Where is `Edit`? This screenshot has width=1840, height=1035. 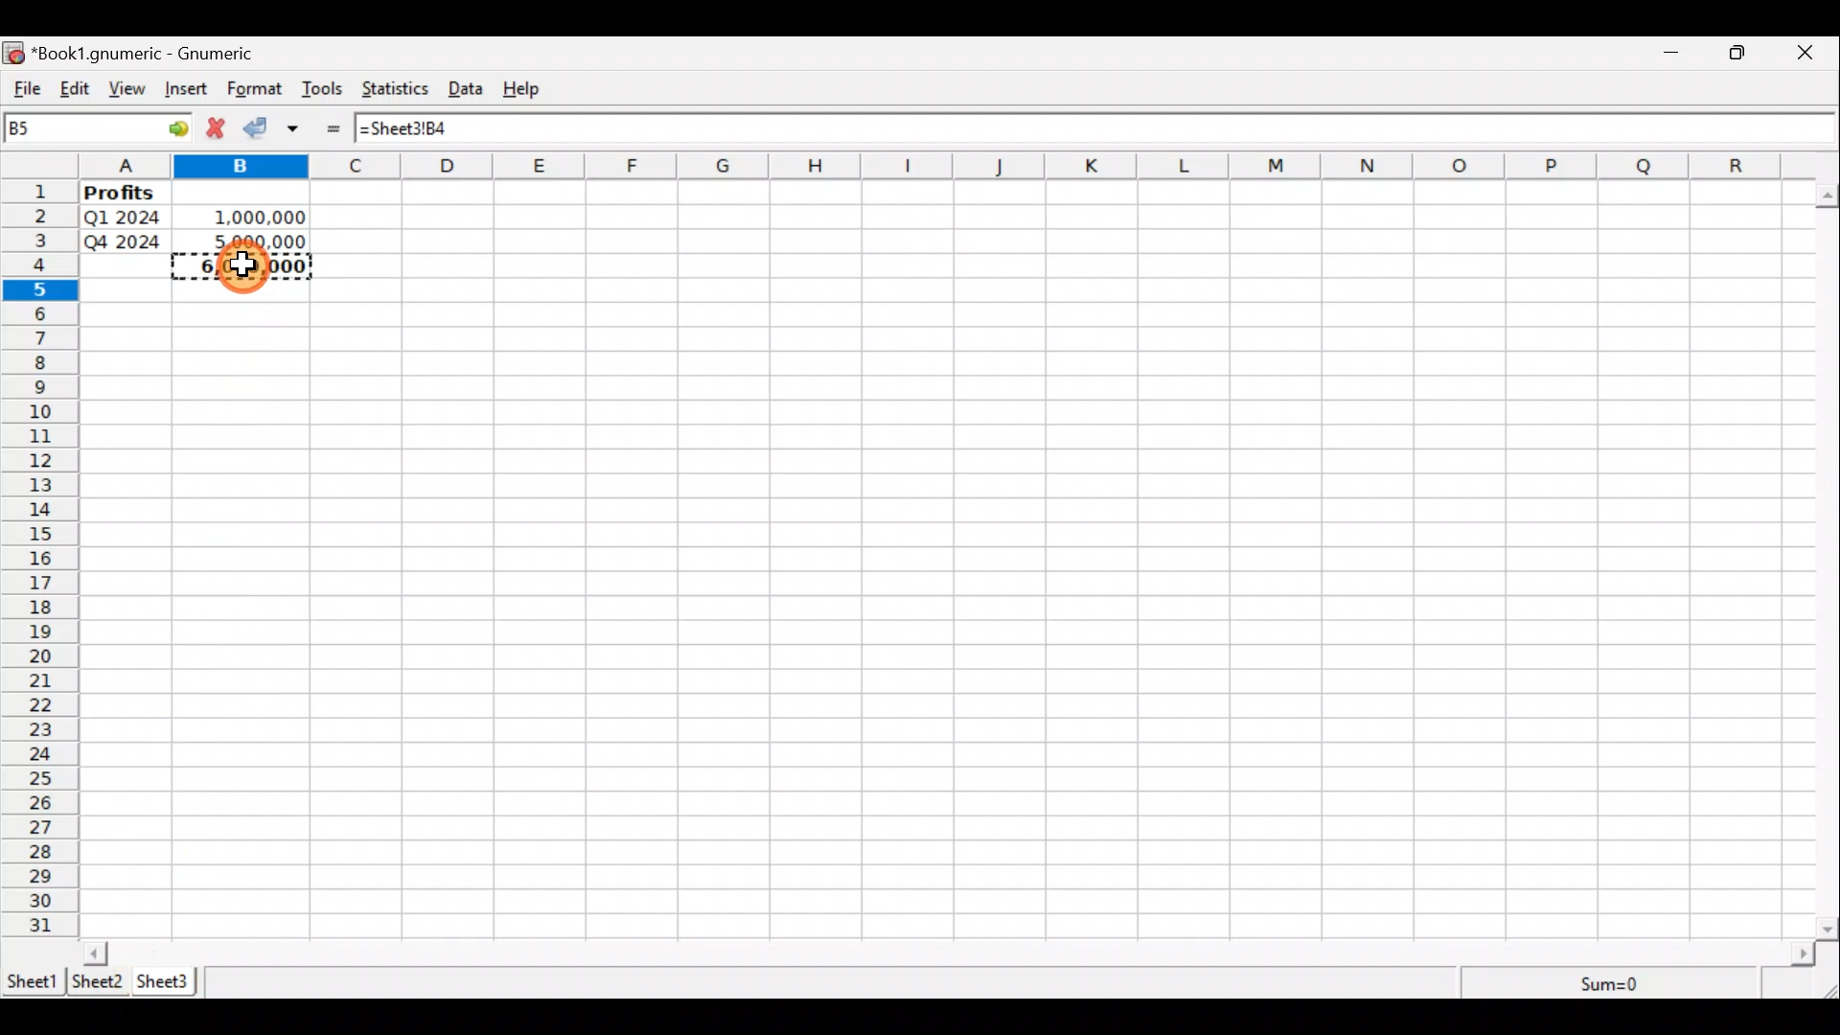
Edit is located at coordinates (75, 90).